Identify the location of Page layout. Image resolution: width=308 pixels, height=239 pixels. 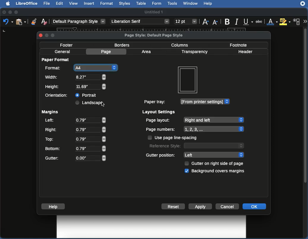
(195, 120).